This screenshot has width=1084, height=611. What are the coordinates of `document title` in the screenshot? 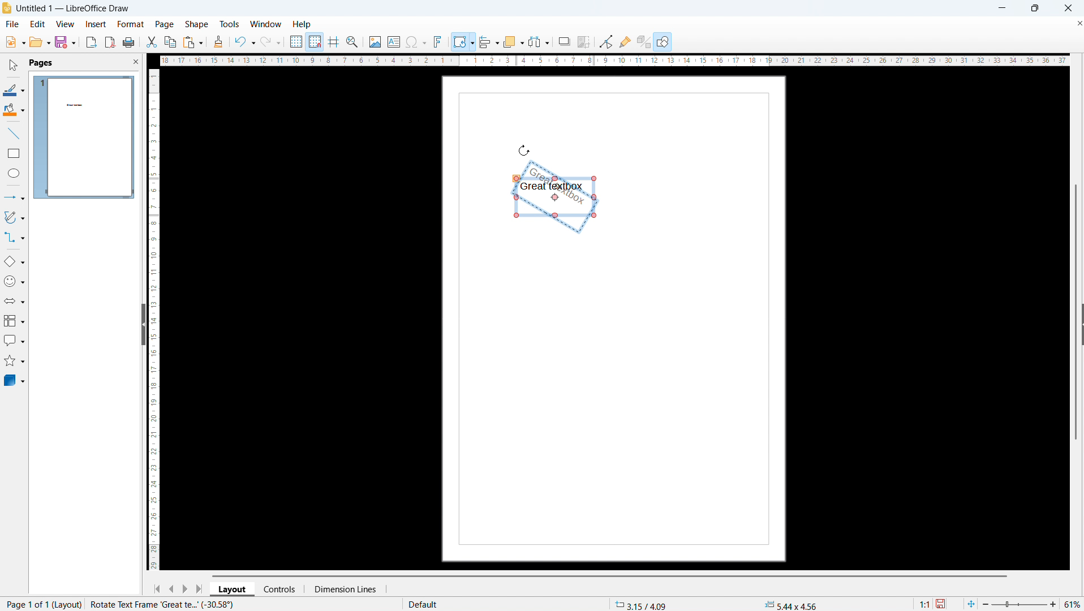 It's located at (74, 8).